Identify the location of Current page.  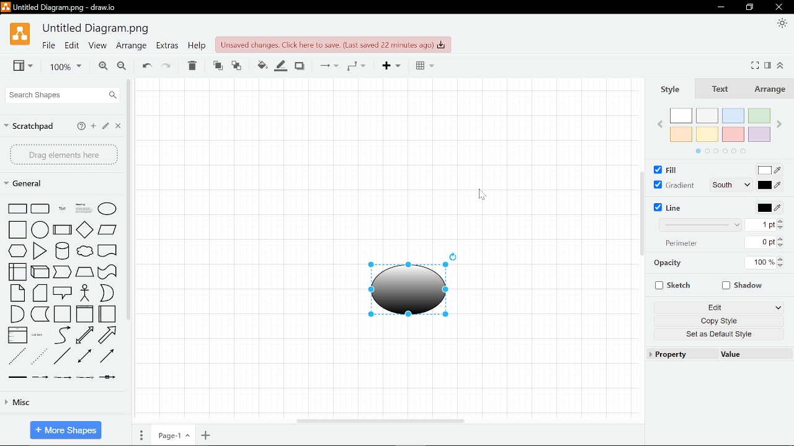
(172, 434).